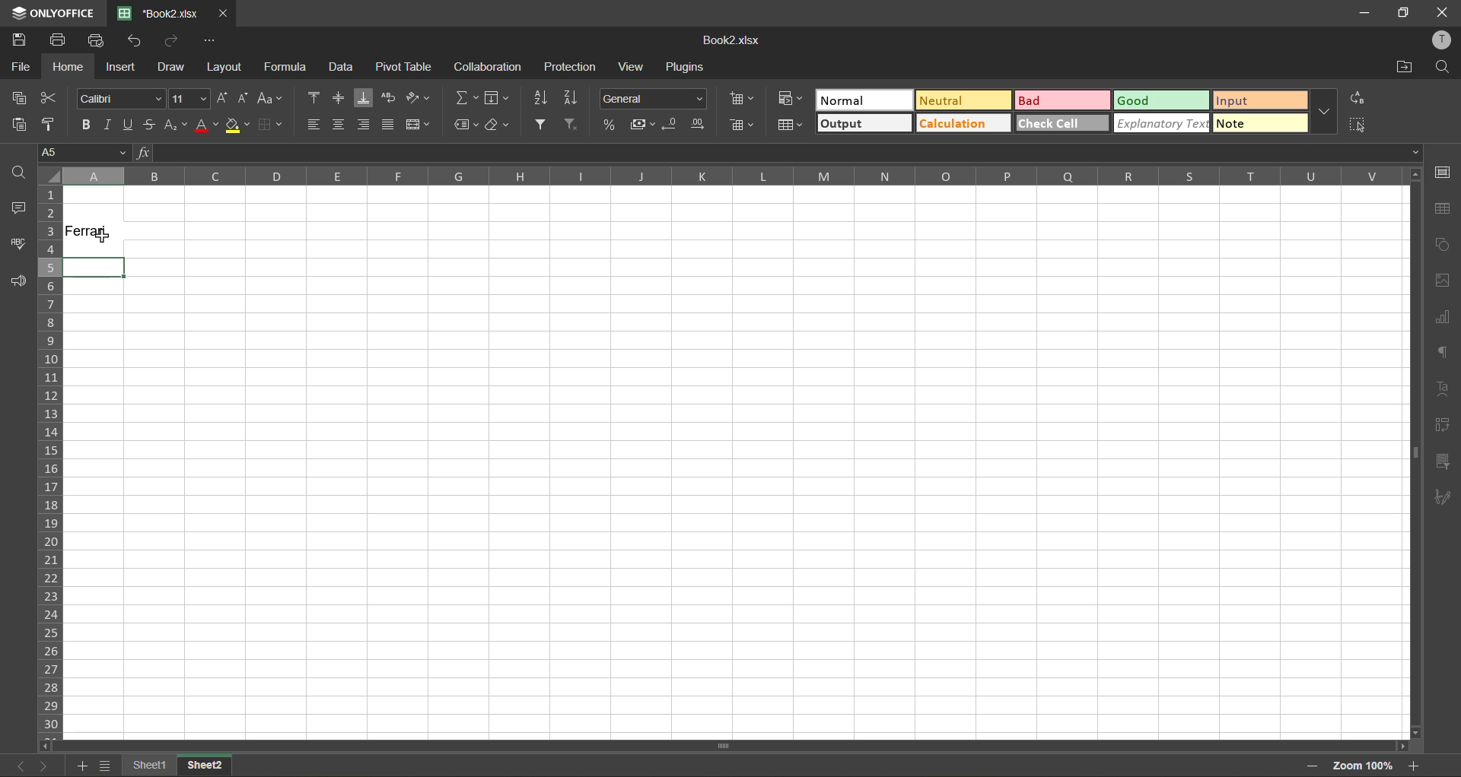 This screenshot has height=777, width=1461. Describe the element at coordinates (273, 99) in the screenshot. I see `change case` at that location.